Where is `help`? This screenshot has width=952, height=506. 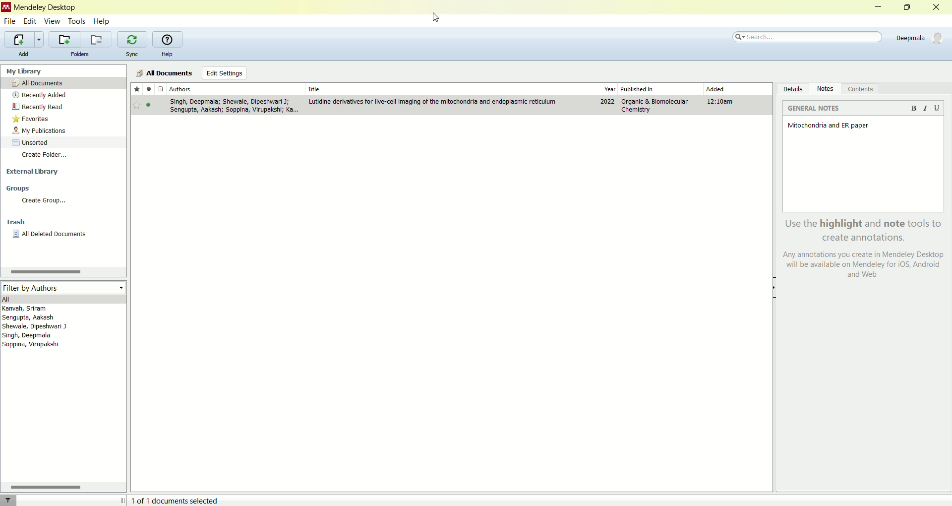 help is located at coordinates (167, 54).